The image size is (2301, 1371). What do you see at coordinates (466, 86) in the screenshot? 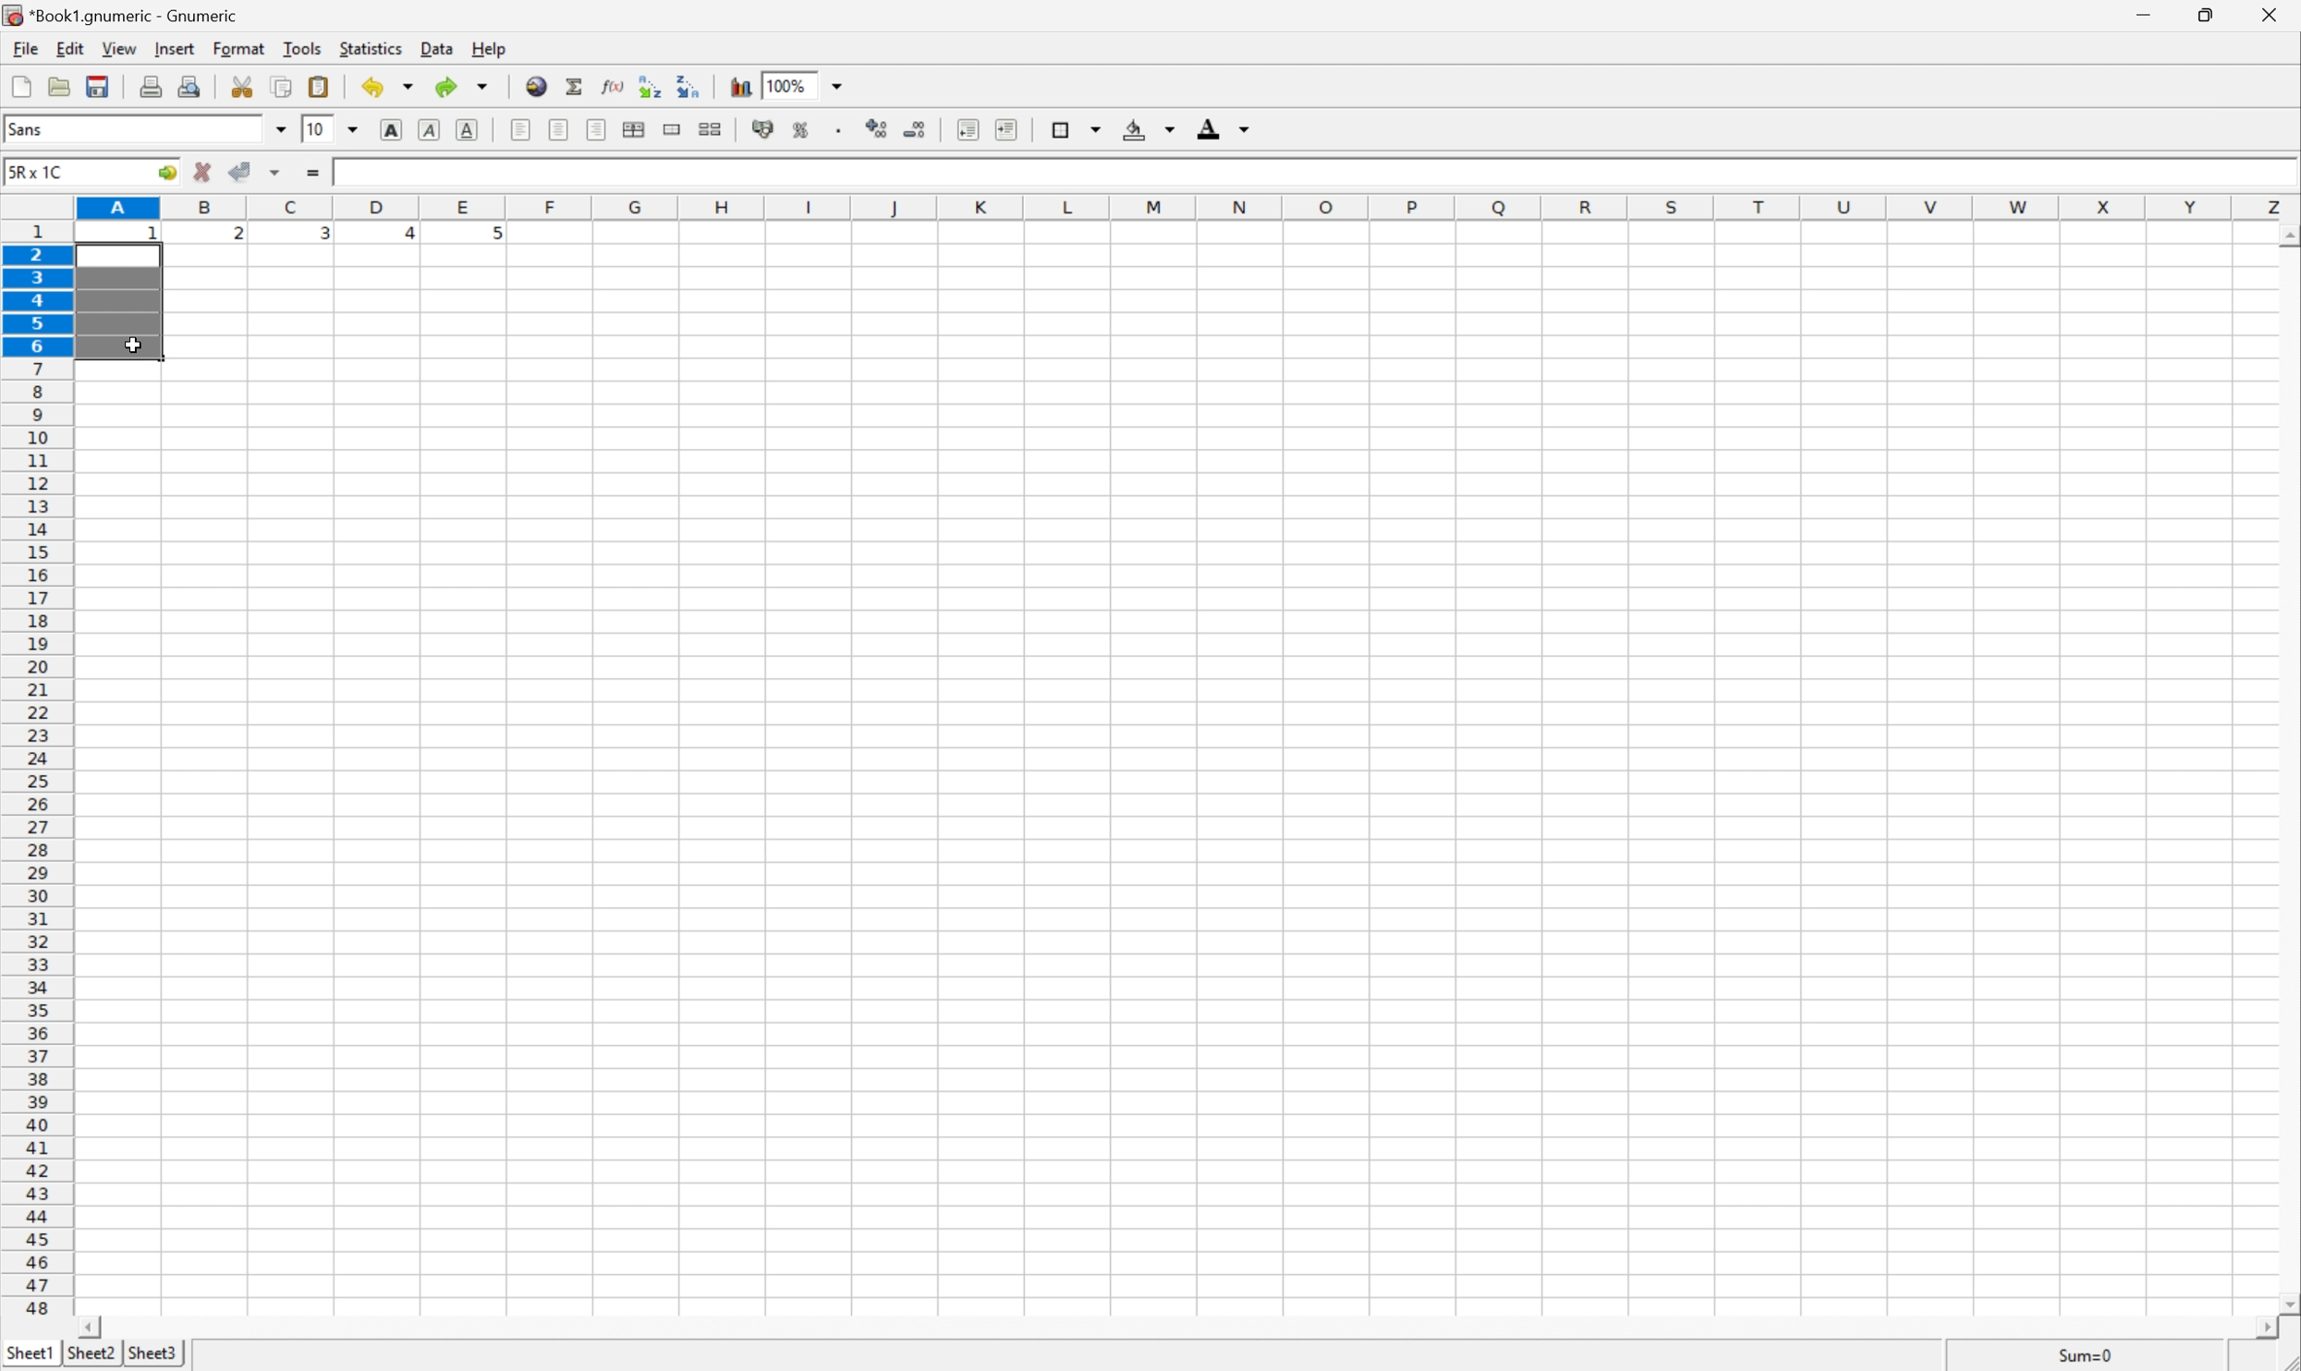
I see `redo` at bounding box center [466, 86].